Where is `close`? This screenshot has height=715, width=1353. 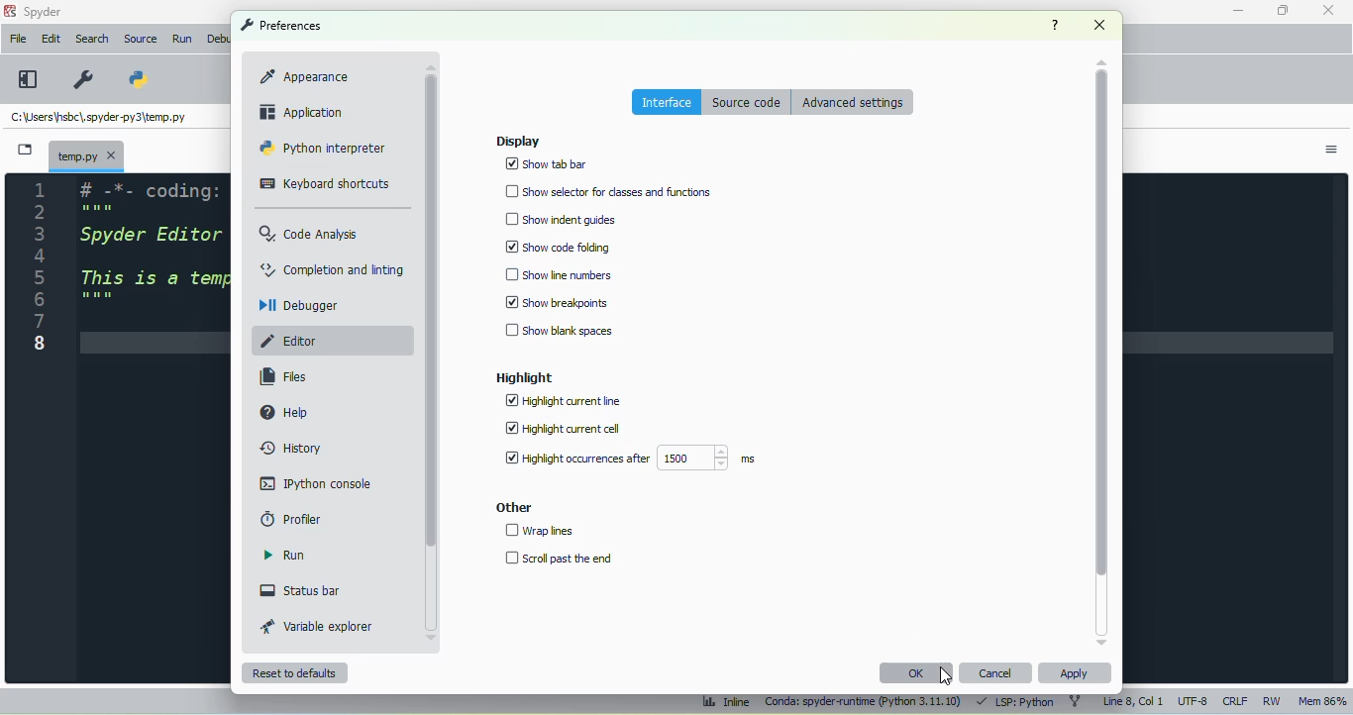
close is located at coordinates (1327, 9).